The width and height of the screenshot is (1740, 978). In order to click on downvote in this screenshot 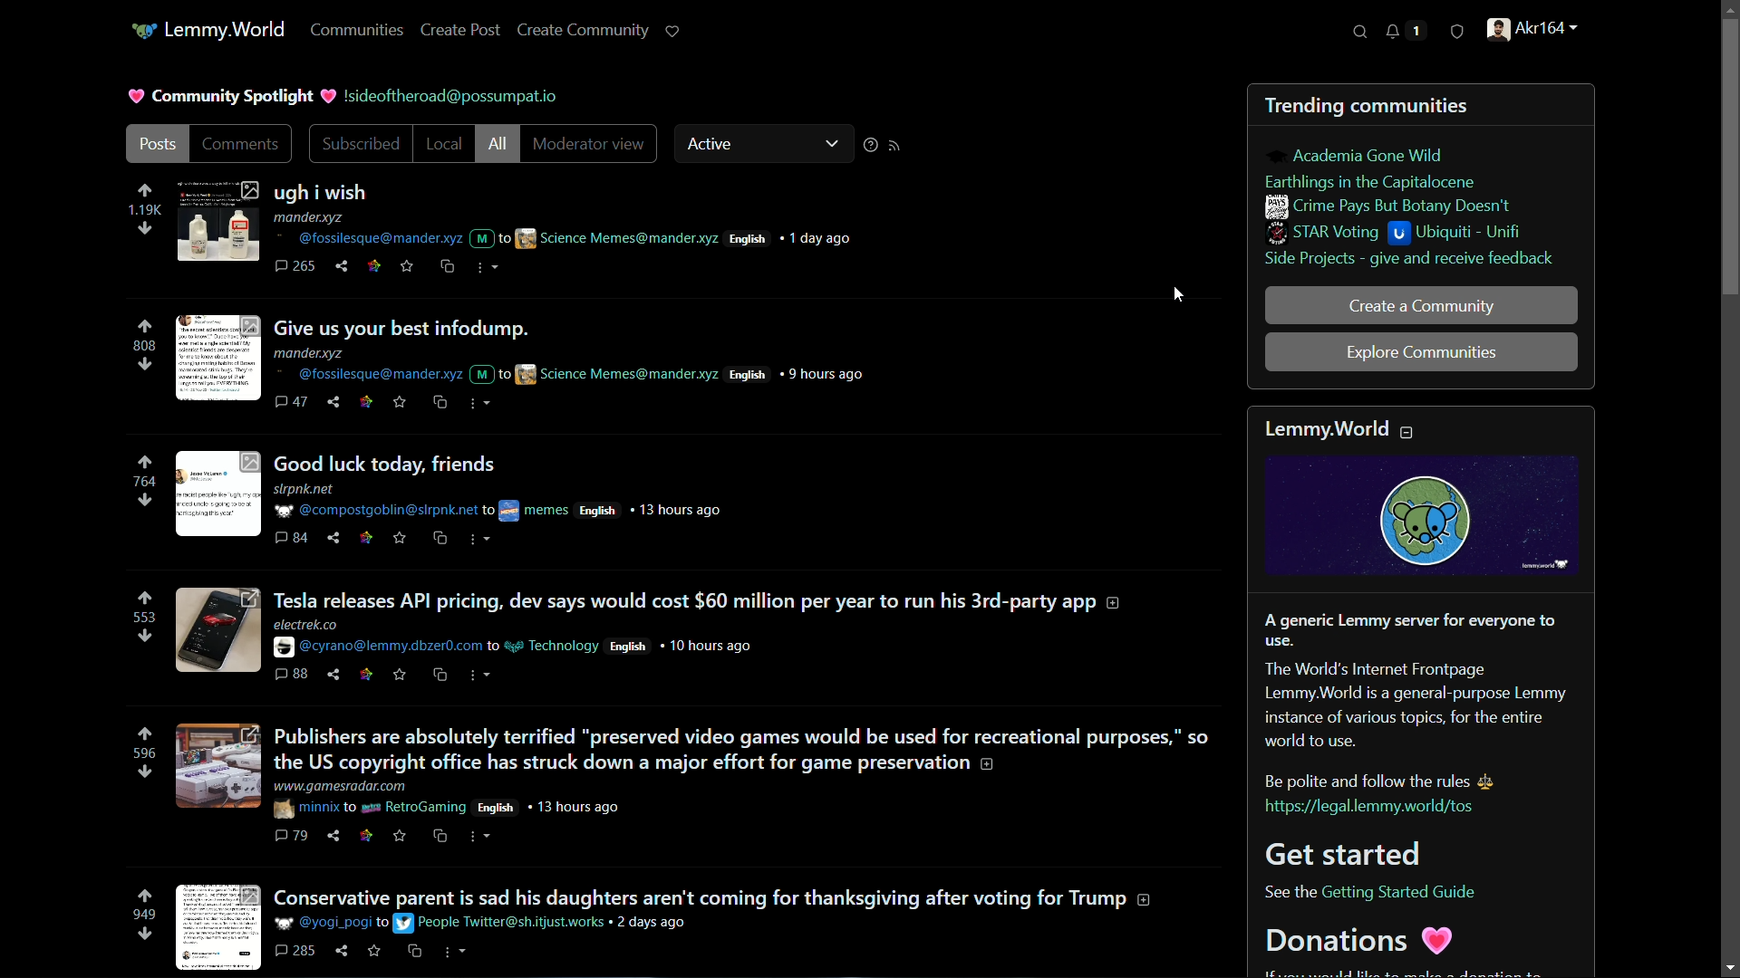, I will do `click(145, 229)`.